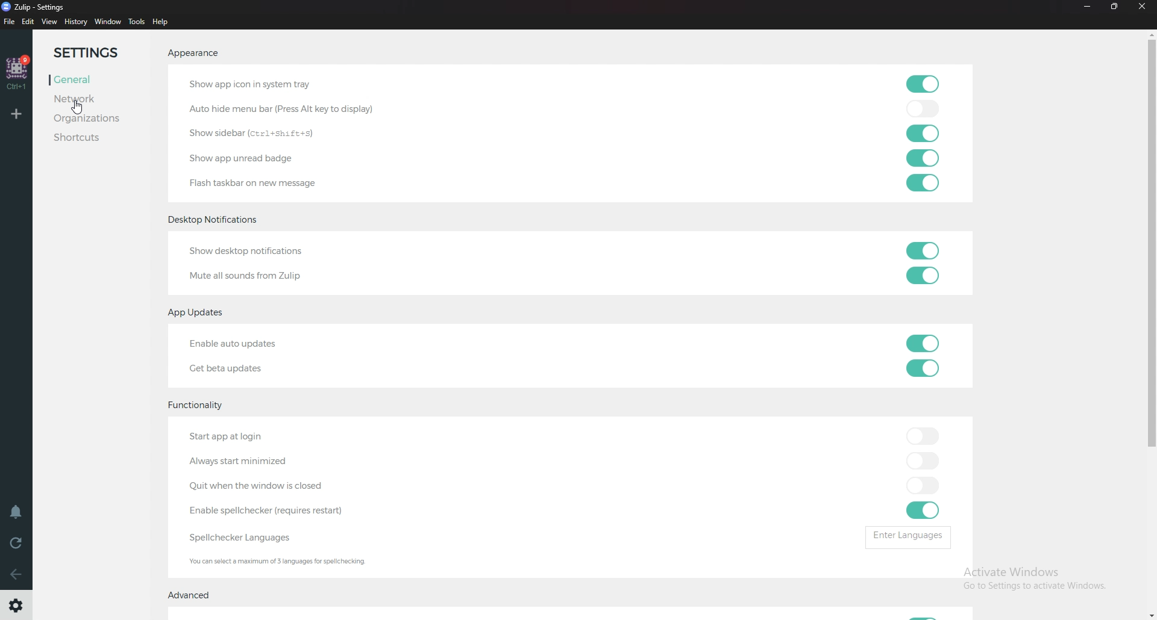 Image resolution: width=1157 pixels, height=620 pixels. What do you see at coordinates (922, 182) in the screenshot?
I see `toggle` at bounding box center [922, 182].